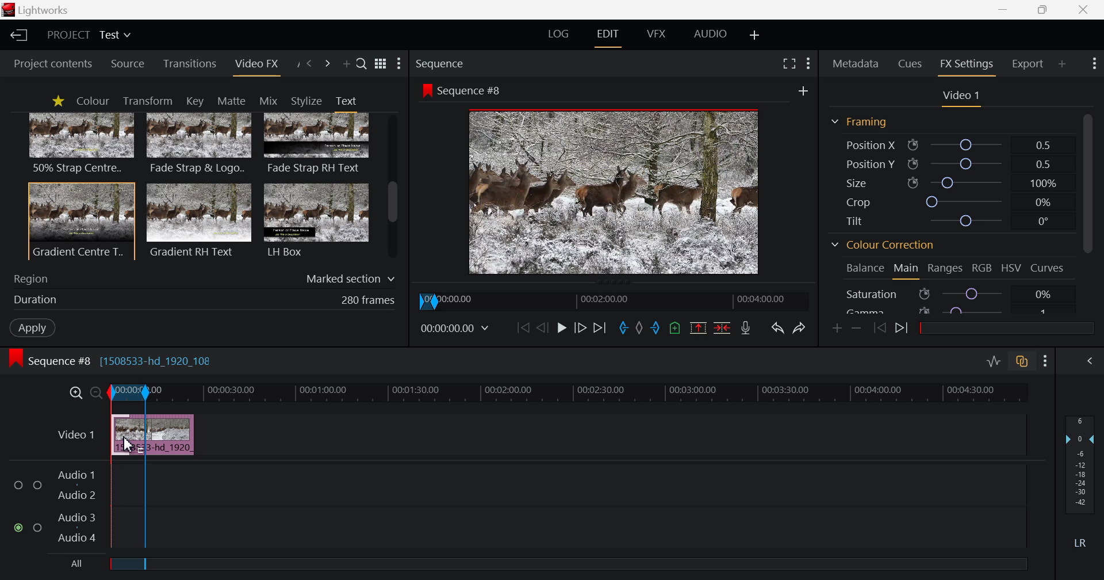 Image resolution: width=1104 pixels, height=580 pixels. What do you see at coordinates (41, 10) in the screenshot?
I see `Lightworks` at bounding box center [41, 10].